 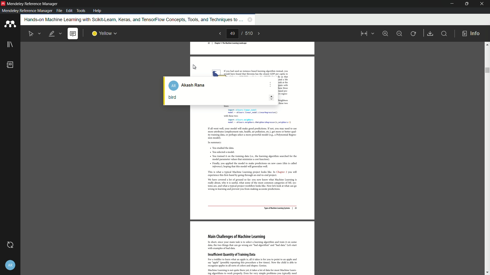 I want to click on total page, so click(x=249, y=34).